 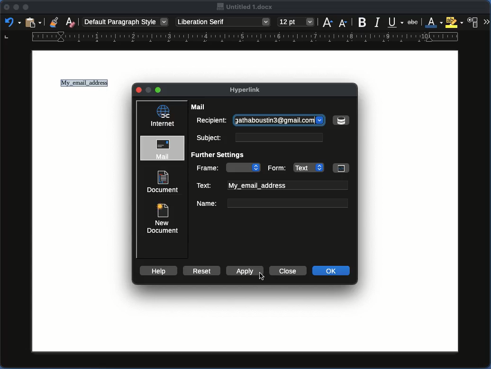 I want to click on Minimize, so click(x=159, y=90).